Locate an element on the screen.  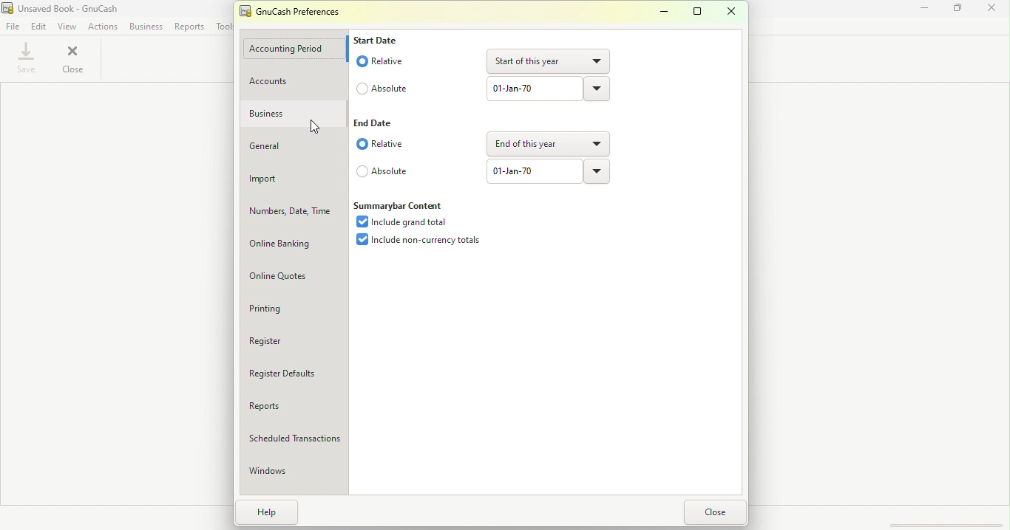
Tools is located at coordinates (222, 25).